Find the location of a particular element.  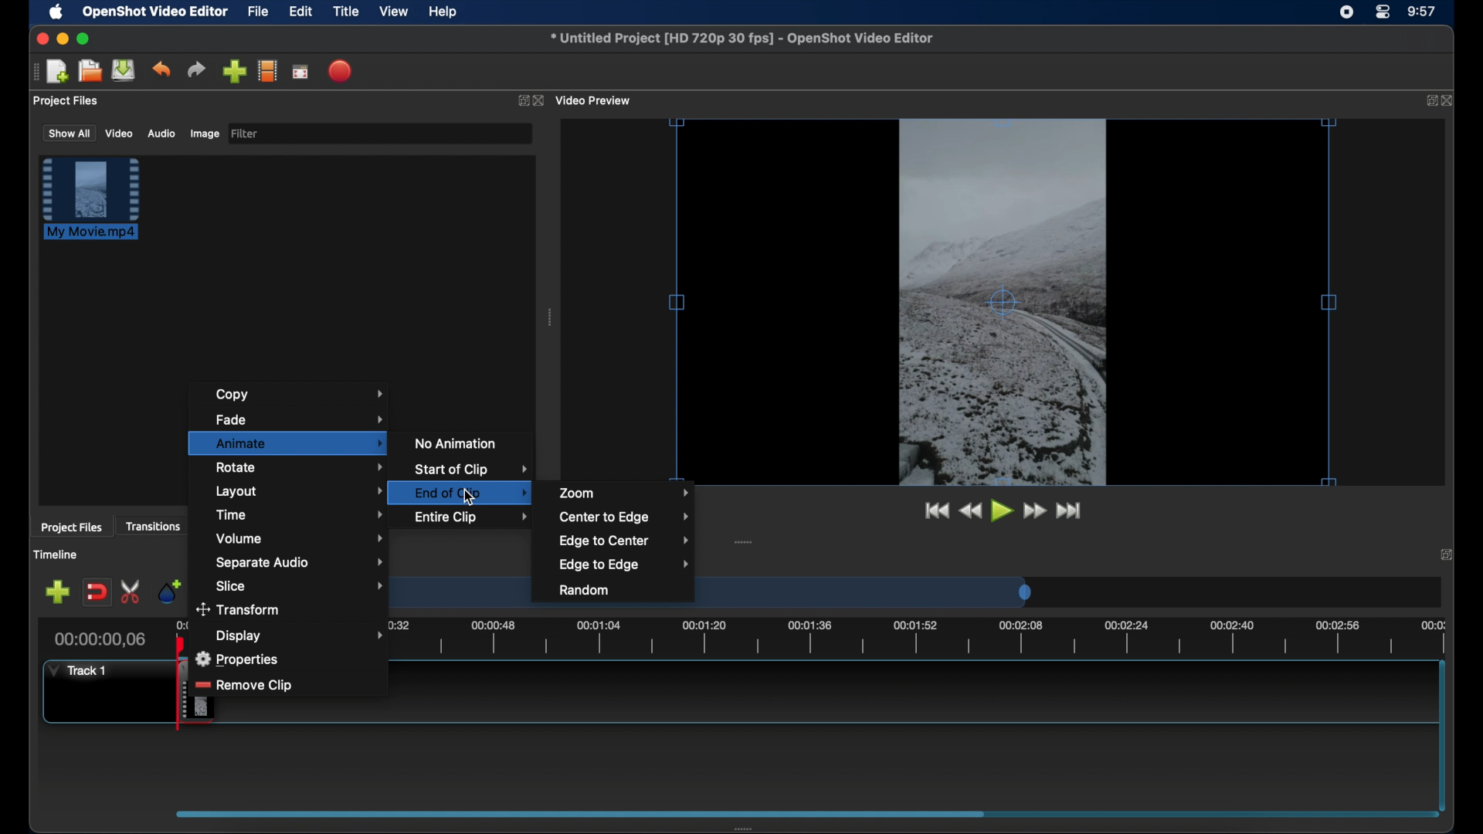

random is located at coordinates (585, 591).